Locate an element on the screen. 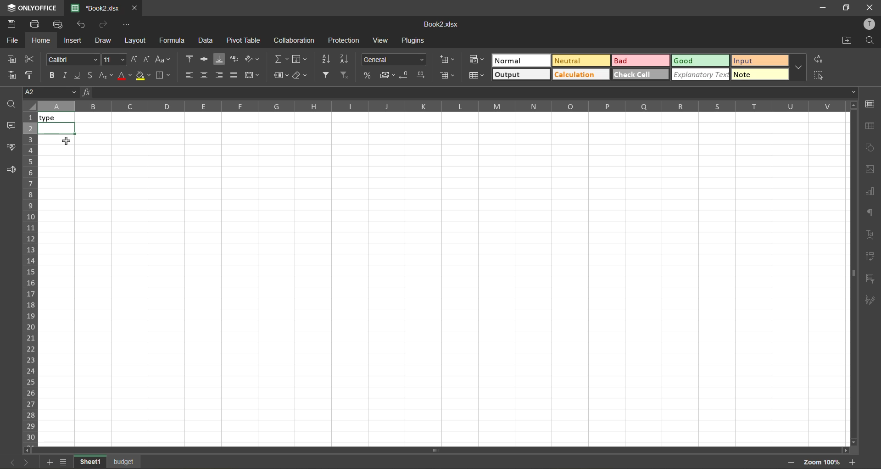 The height and width of the screenshot is (469, 881). calculation is located at coordinates (580, 76).